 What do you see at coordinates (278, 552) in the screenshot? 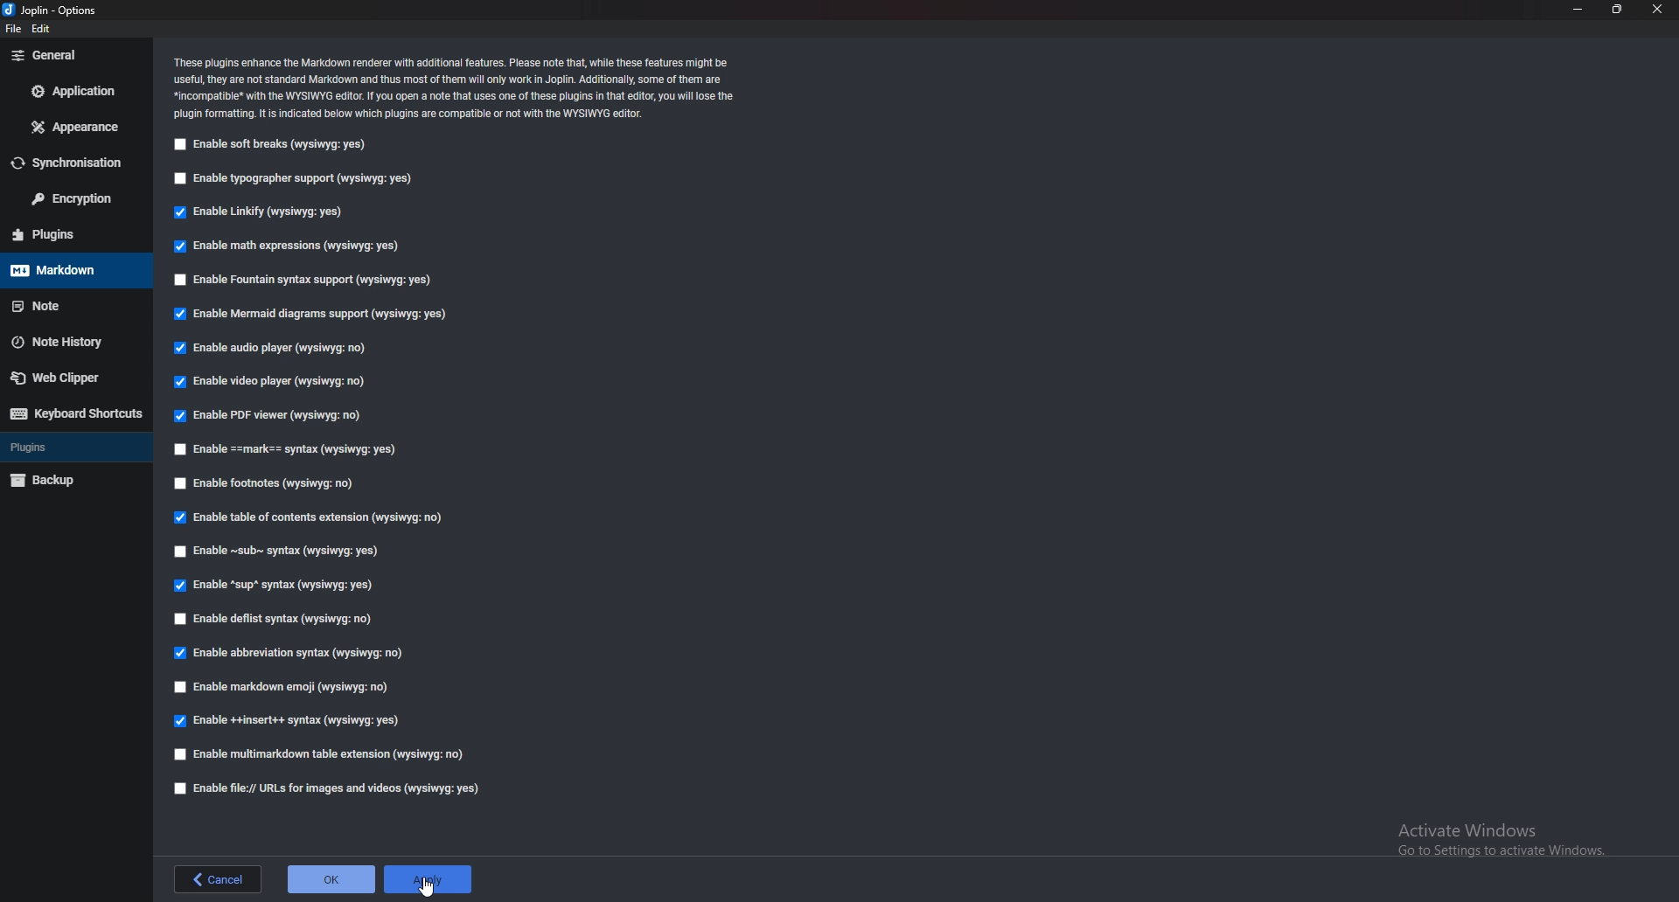
I see `Enable sub syntax` at bounding box center [278, 552].